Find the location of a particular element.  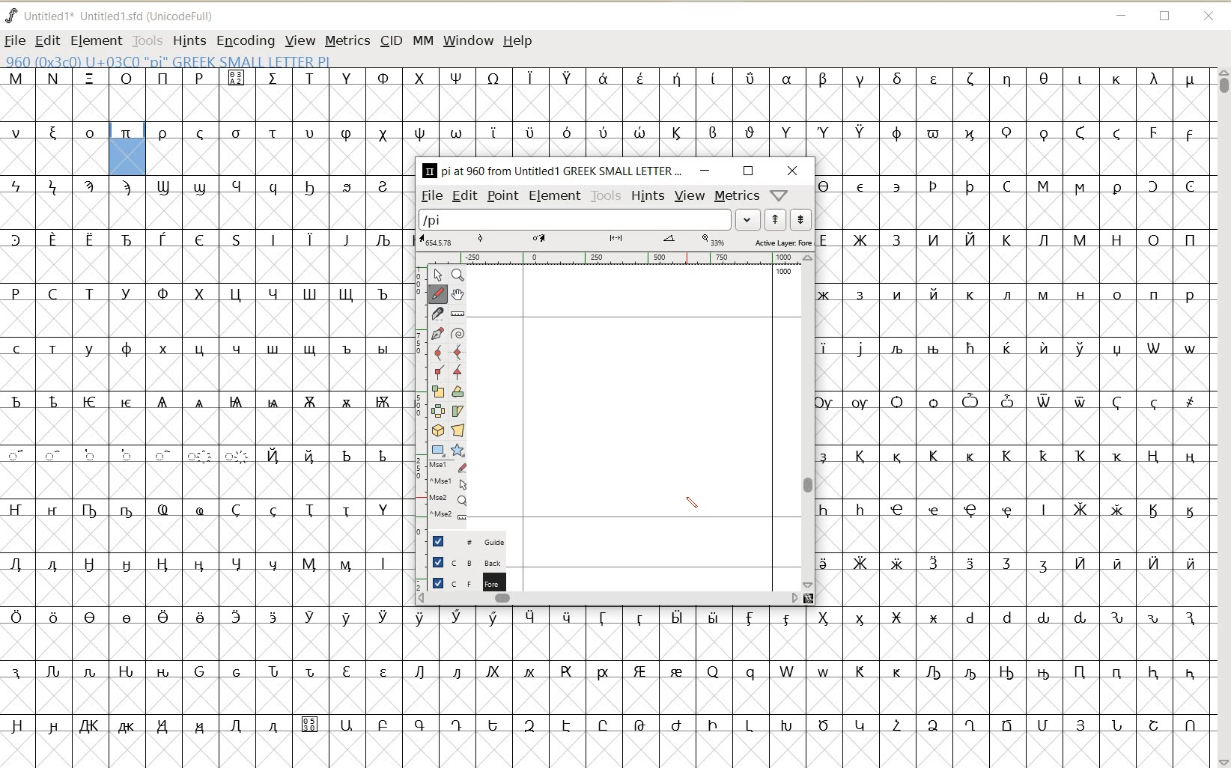

MM is located at coordinates (422, 40).